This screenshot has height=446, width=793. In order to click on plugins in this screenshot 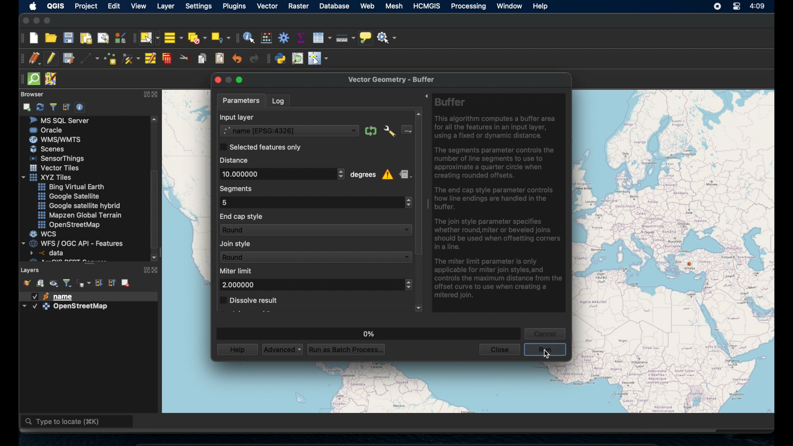, I will do `click(234, 6)`.